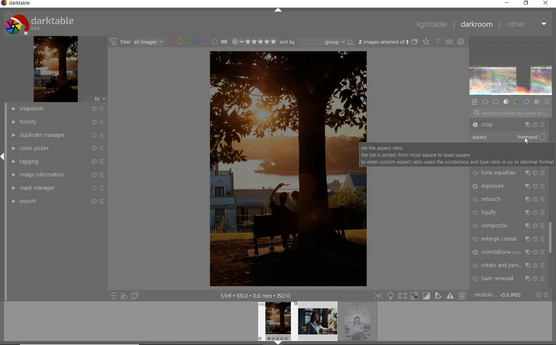 Image resolution: width=556 pixels, height=345 pixels. Describe the element at coordinates (526, 3) in the screenshot. I see `restore` at that location.